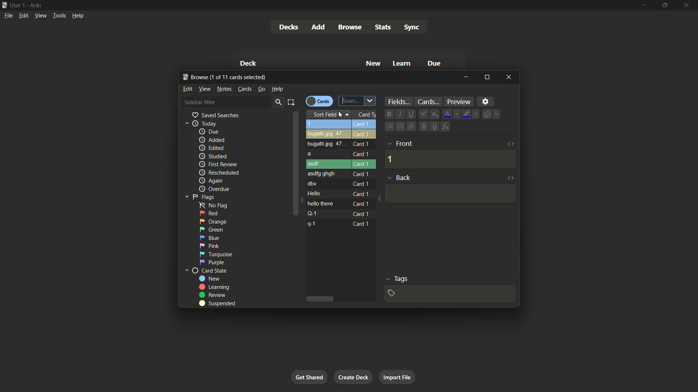 The width and height of the screenshot is (698, 392). What do you see at coordinates (400, 278) in the screenshot?
I see `tags` at bounding box center [400, 278].